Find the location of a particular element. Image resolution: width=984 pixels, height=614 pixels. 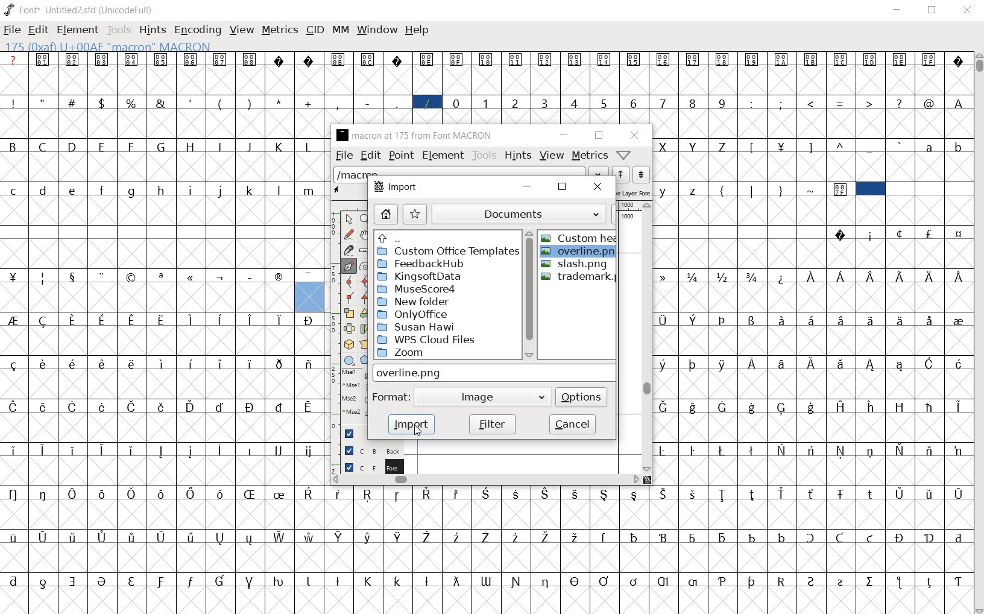

Symbol is located at coordinates (811, 363).